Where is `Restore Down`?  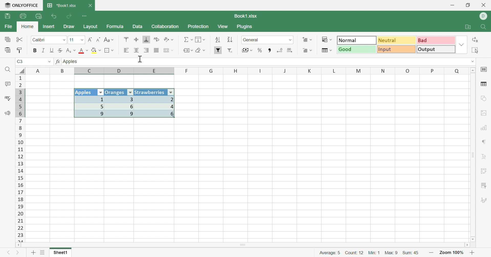
Restore Down is located at coordinates (469, 5).